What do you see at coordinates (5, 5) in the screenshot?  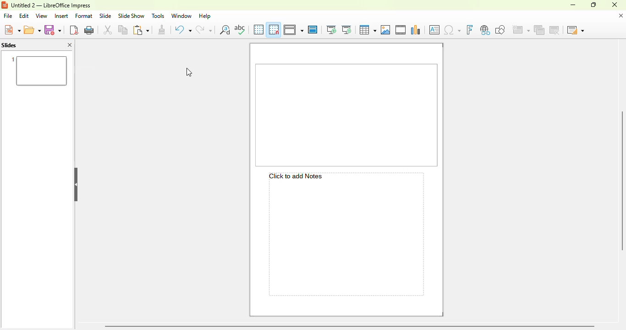 I see `logo` at bounding box center [5, 5].